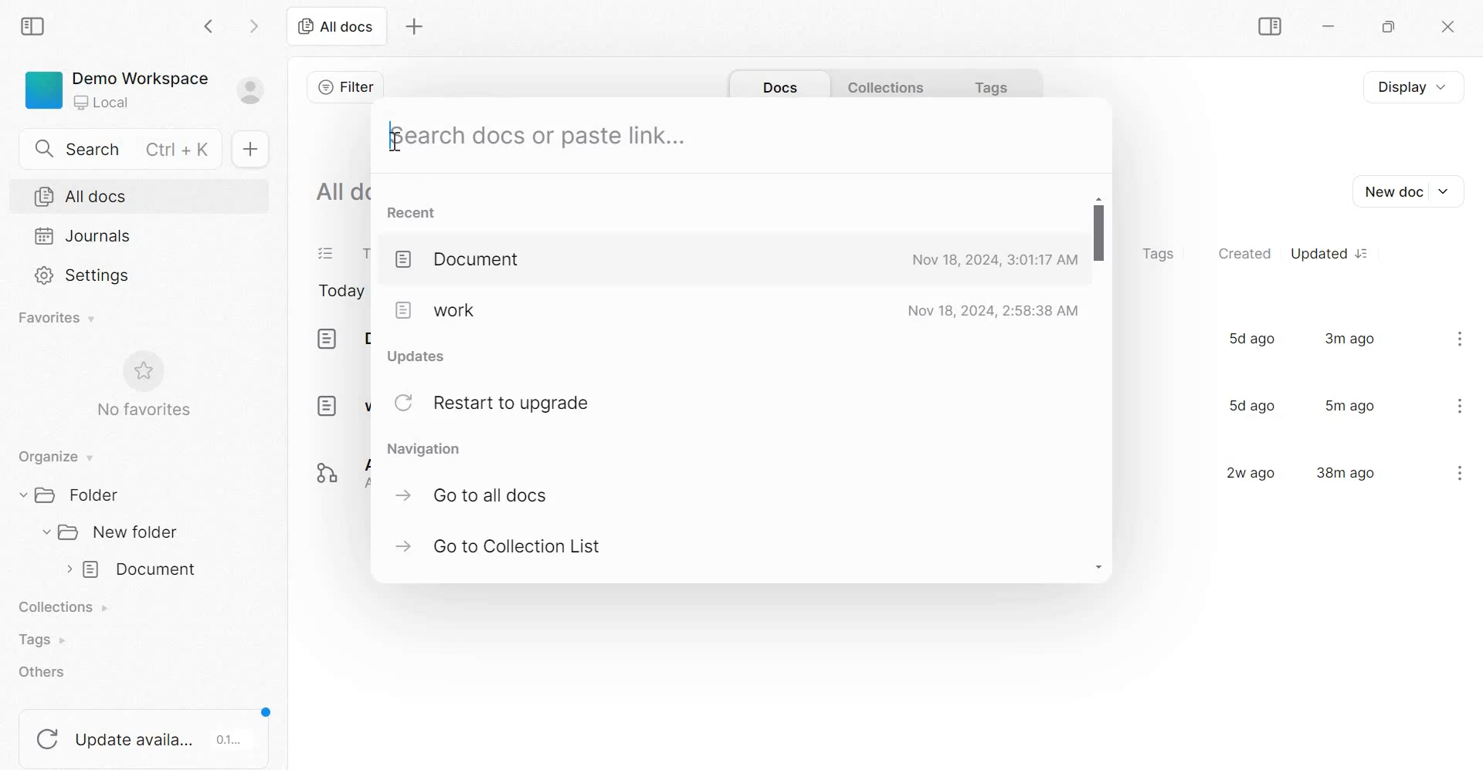  What do you see at coordinates (337, 468) in the screenshot?
I see `Affine dashboards` at bounding box center [337, 468].